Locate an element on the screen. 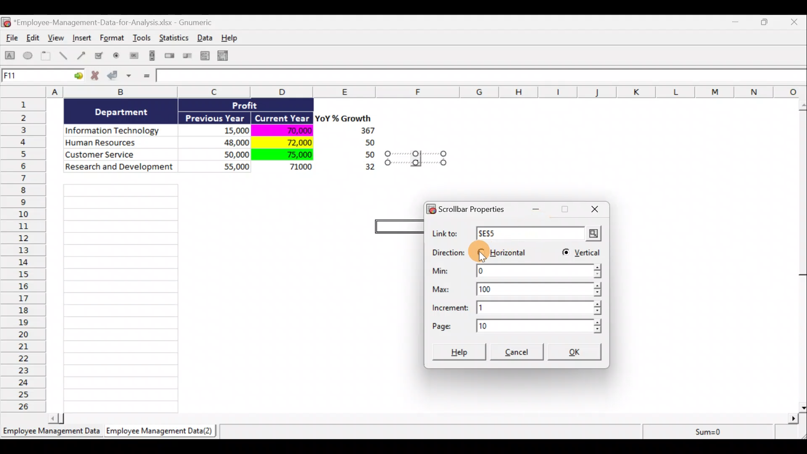 The width and height of the screenshot is (807, 454). View is located at coordinates (57, 38).